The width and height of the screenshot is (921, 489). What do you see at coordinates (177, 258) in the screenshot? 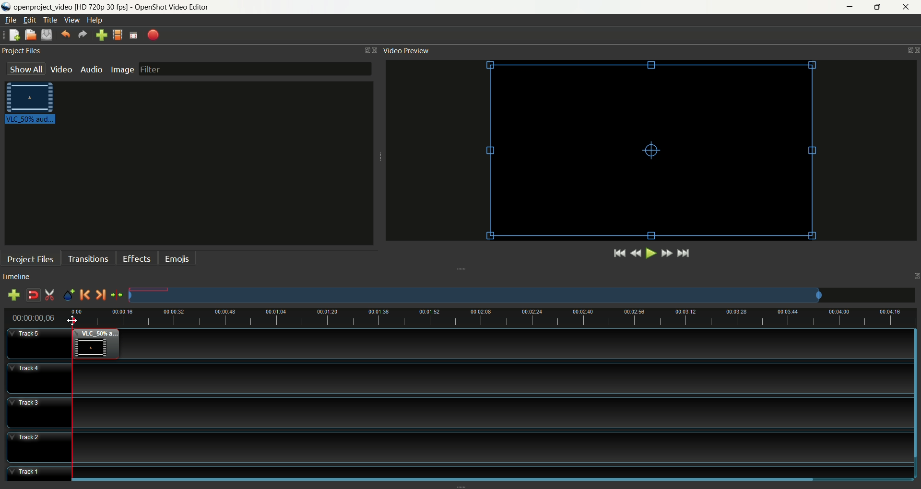
I see `emojis` at bounding box center [177, 258].